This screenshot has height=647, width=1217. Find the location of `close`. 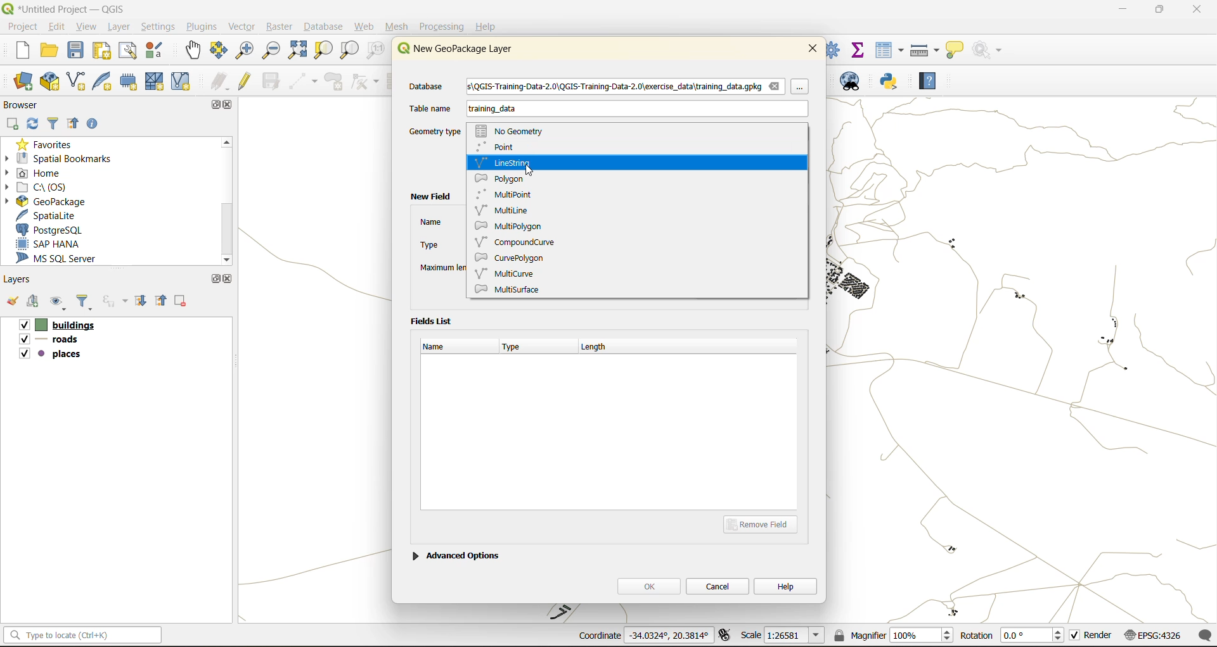

close is located at coordinates (813, 47).